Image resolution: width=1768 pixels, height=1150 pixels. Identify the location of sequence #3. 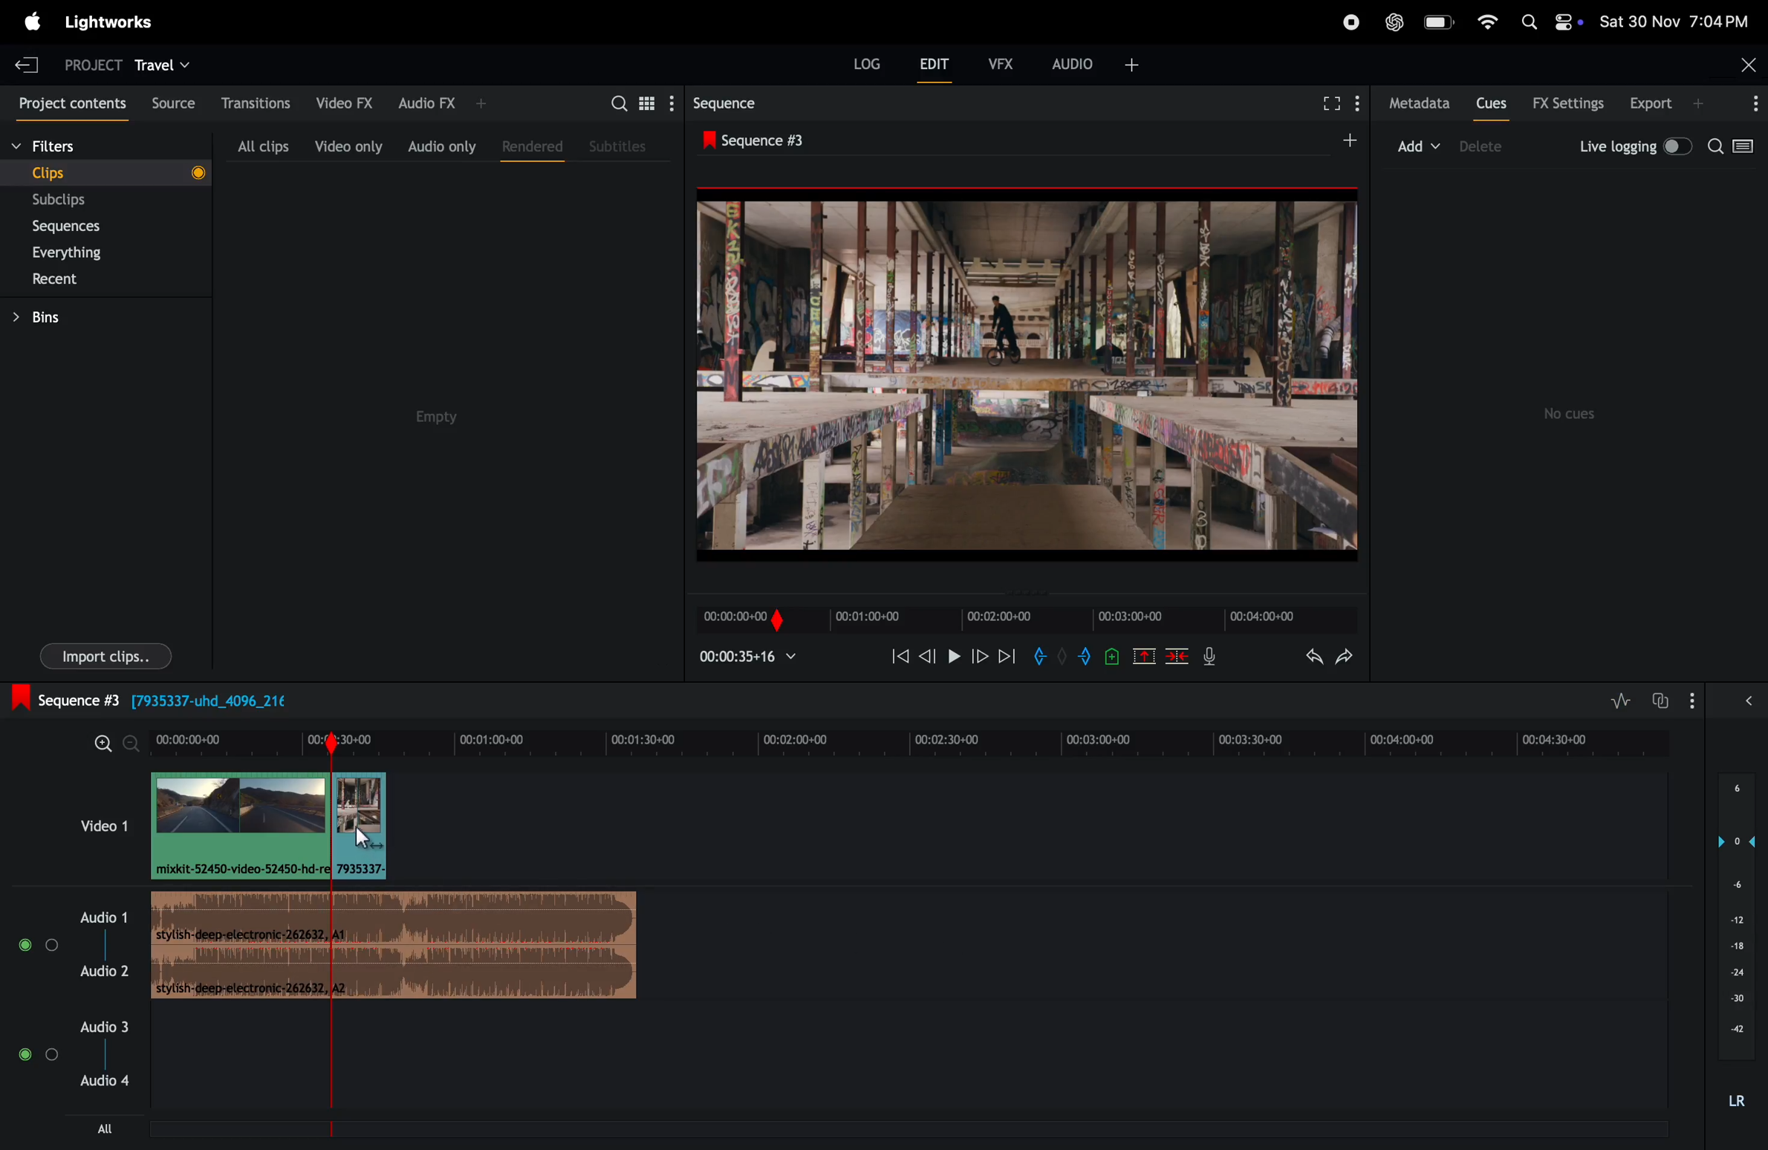
(772, 137).